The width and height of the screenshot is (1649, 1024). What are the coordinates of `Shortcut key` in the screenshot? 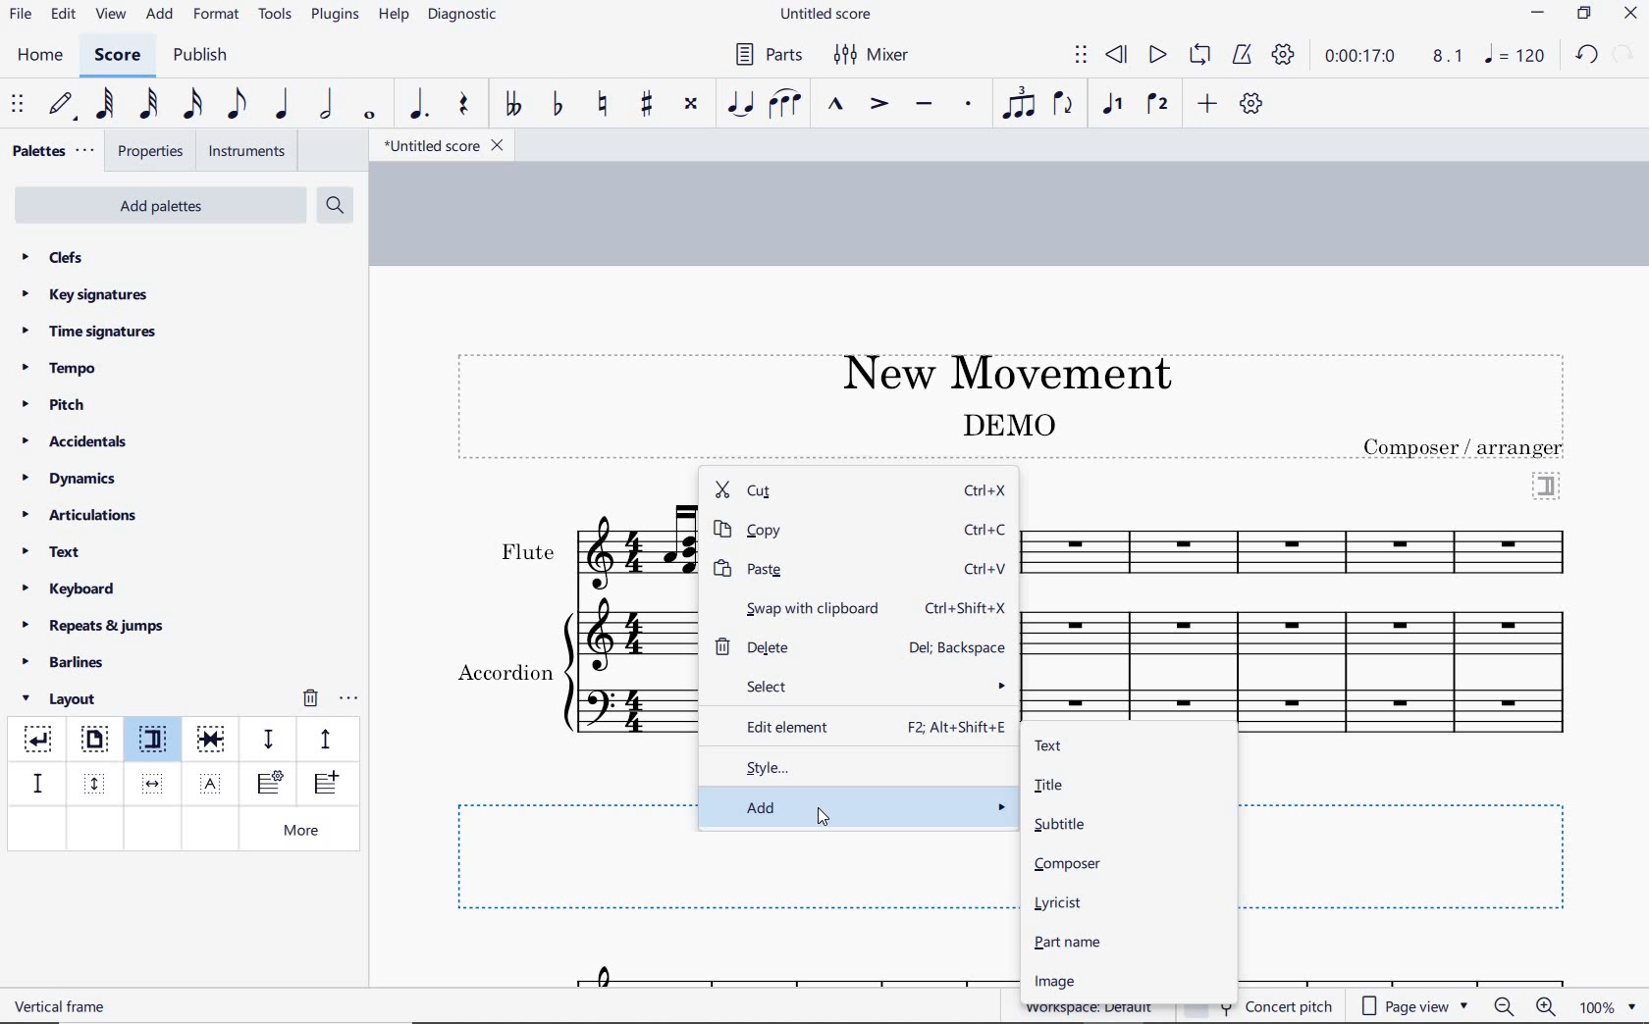 It's located at (987, 568).